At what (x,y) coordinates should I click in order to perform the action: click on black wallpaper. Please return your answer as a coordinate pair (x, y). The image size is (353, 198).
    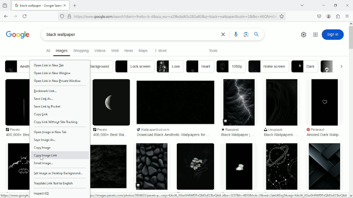
    Looking at the image, I should click on (235, 135).